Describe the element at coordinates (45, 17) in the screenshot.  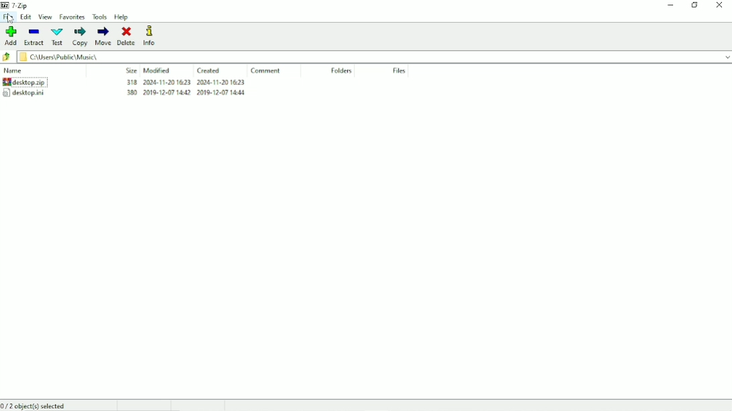
I see `View` at that location.